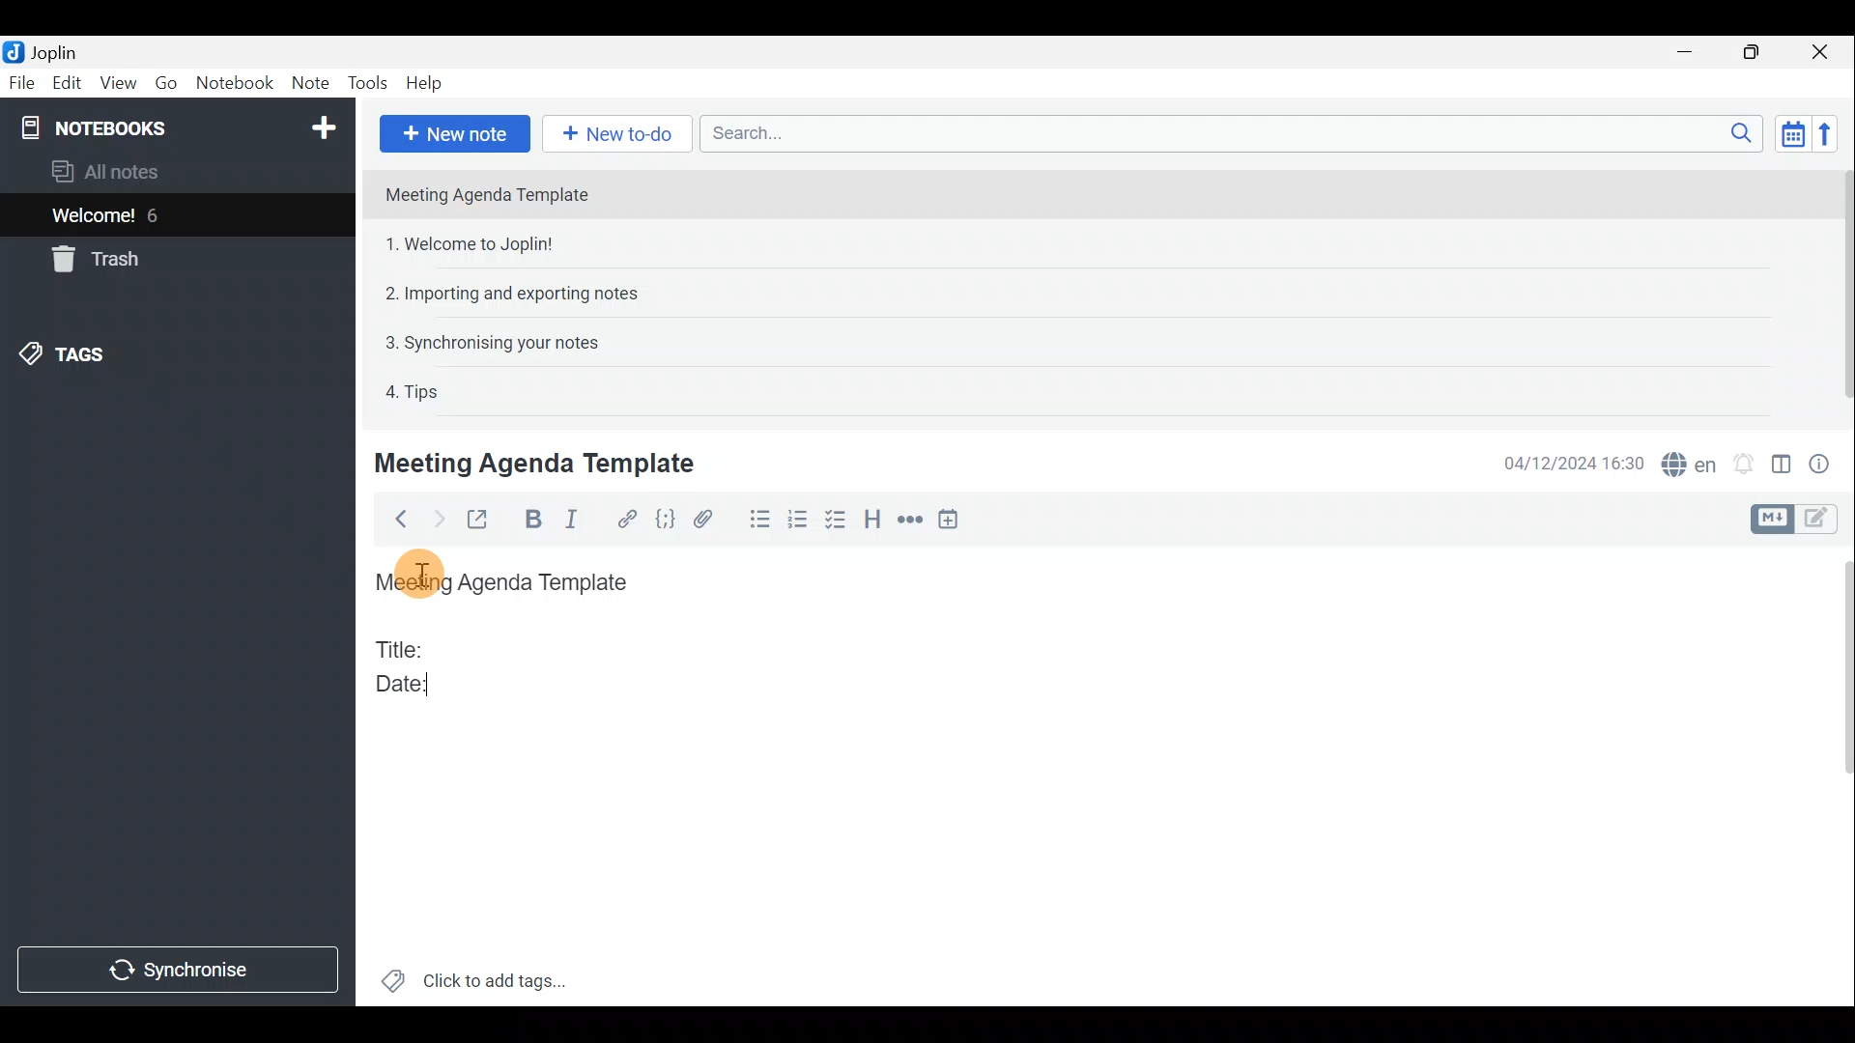  Describe the element at coordinates (428, 83) in the screenshot. I see `Help` at that location.